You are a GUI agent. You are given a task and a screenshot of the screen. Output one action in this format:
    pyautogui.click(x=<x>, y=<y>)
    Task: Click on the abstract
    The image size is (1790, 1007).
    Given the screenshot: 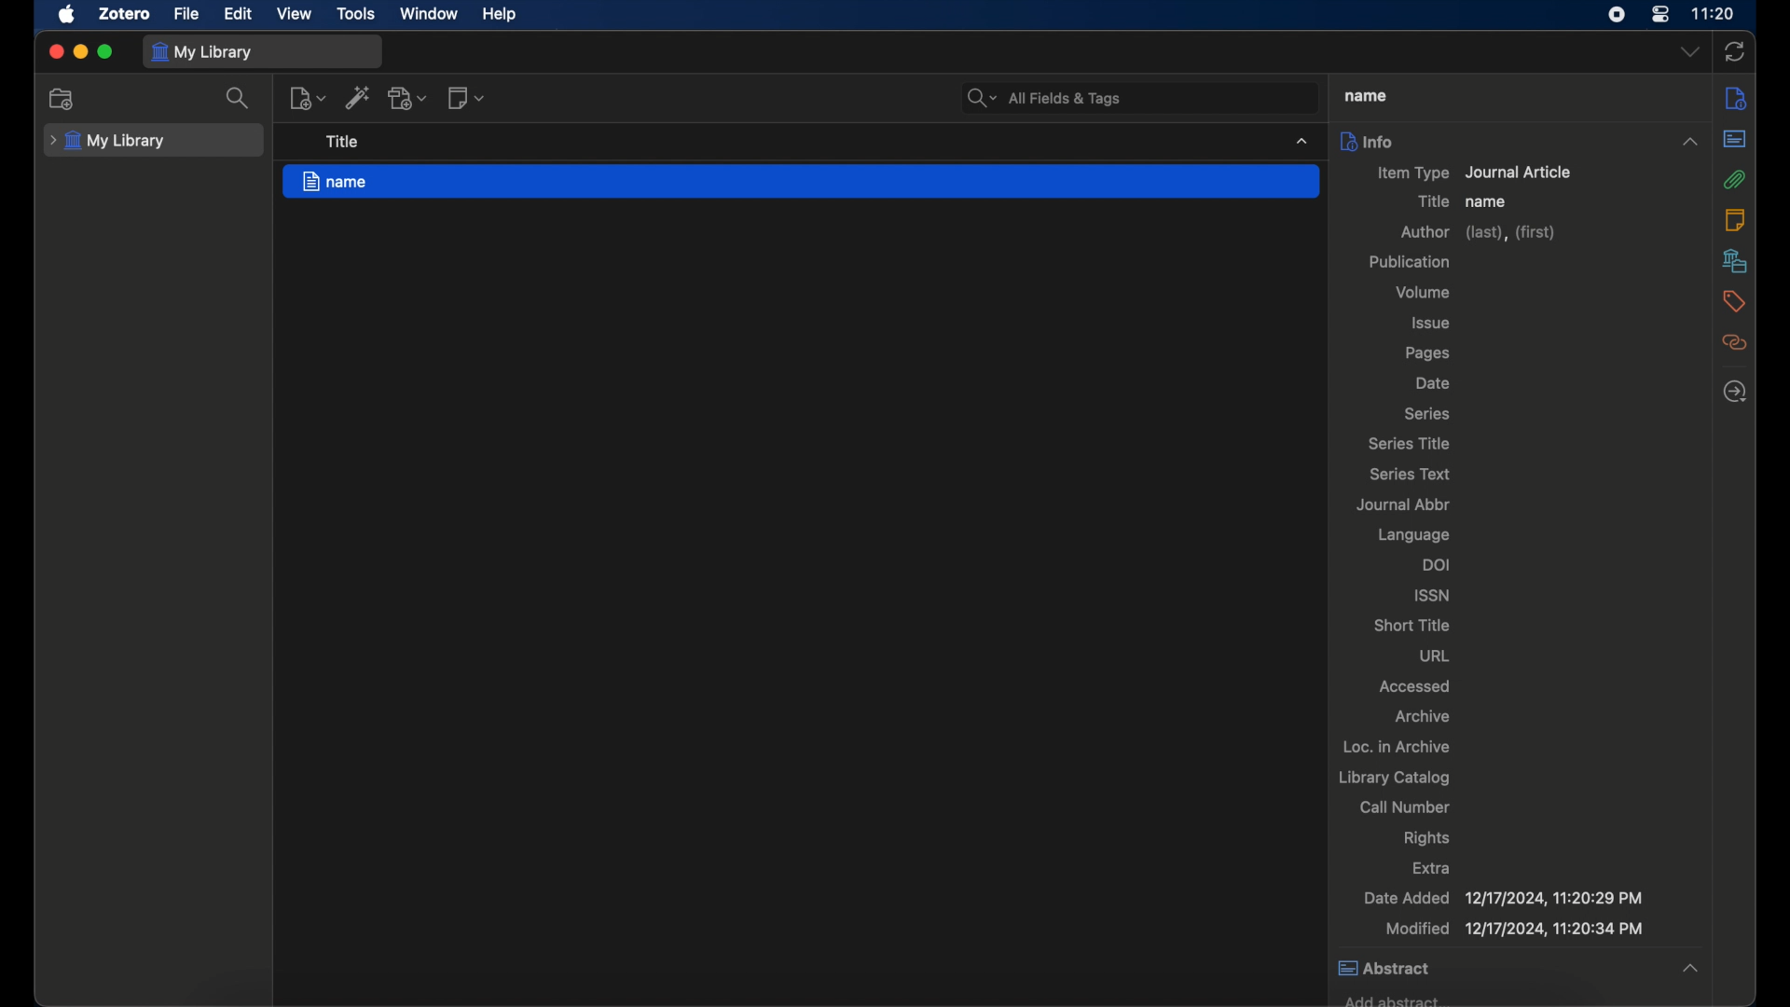 What is the action you would take?
    pyautogui.click(x=1735, y=138)
    